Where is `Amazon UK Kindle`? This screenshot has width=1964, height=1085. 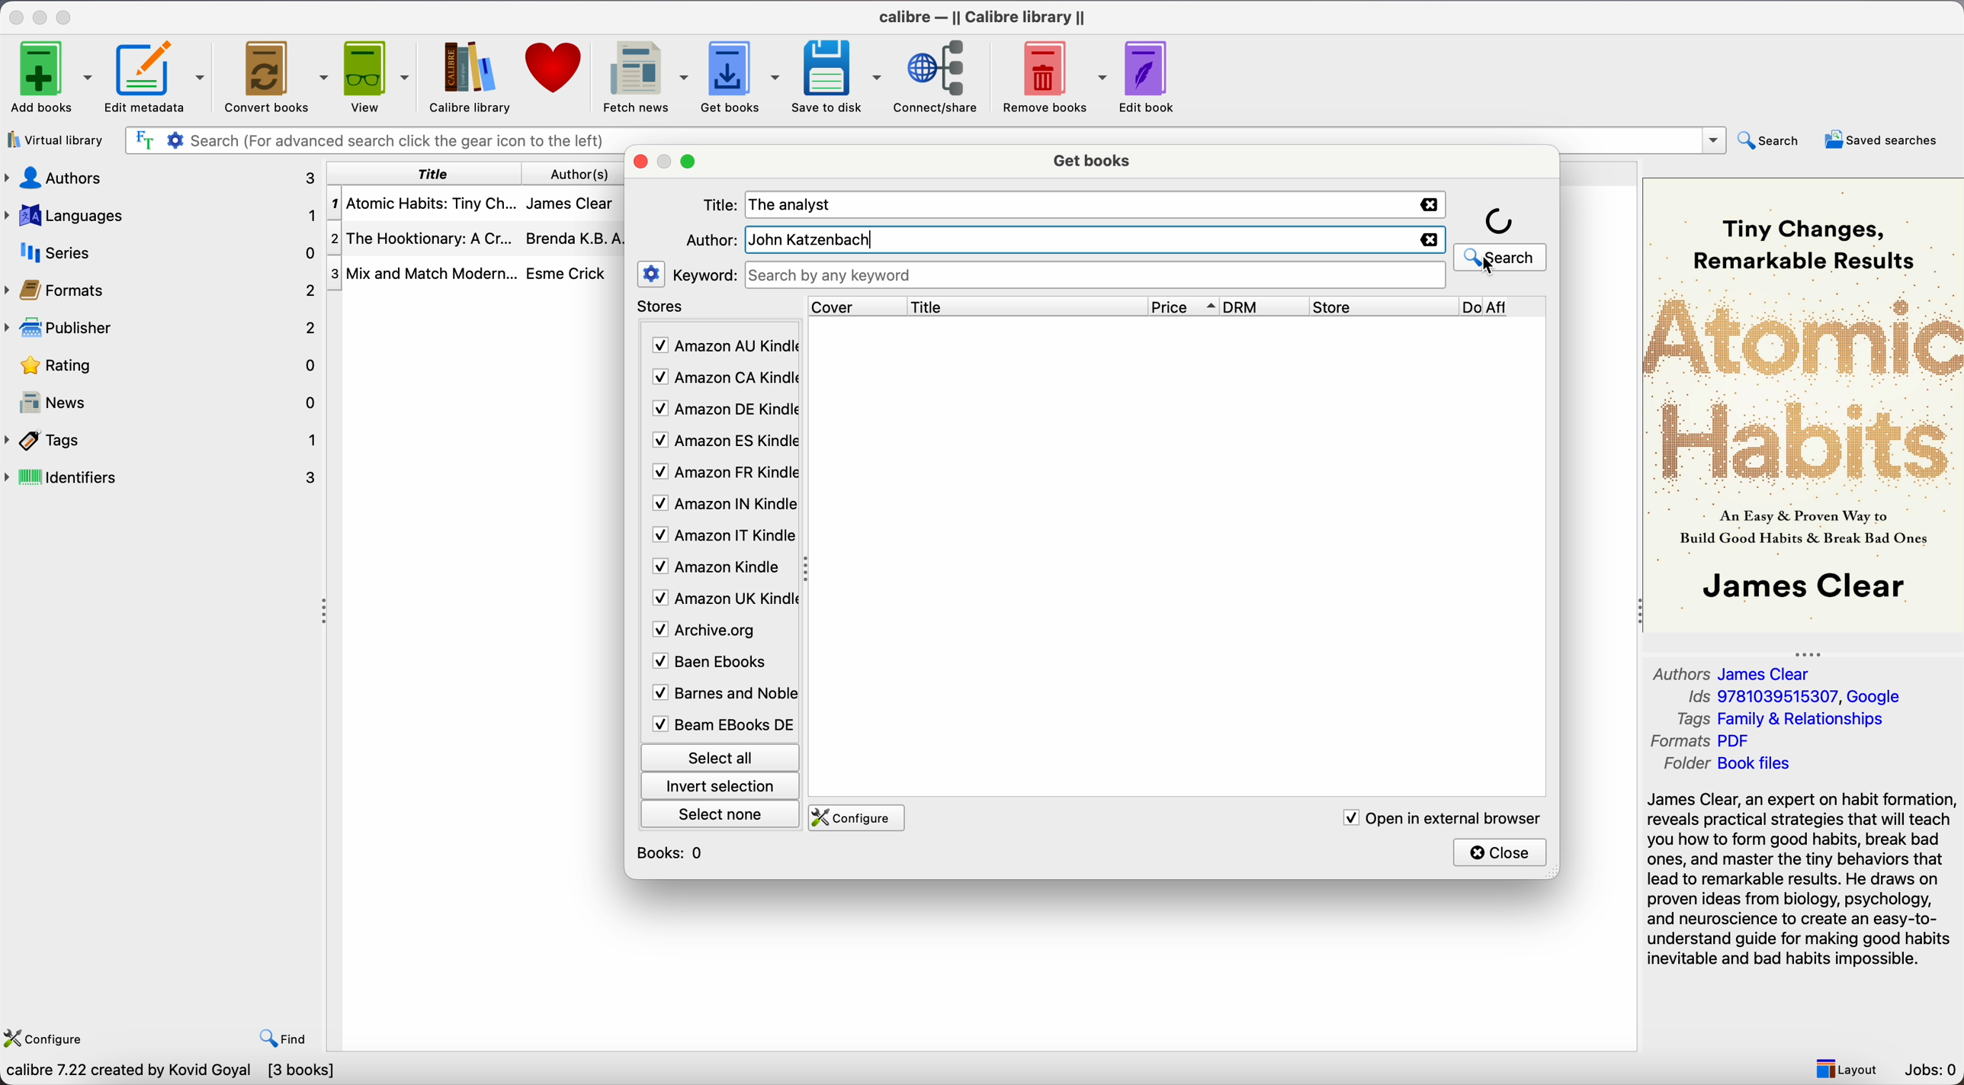
Amazon UK Kindle is located at coordinates (720, 601).